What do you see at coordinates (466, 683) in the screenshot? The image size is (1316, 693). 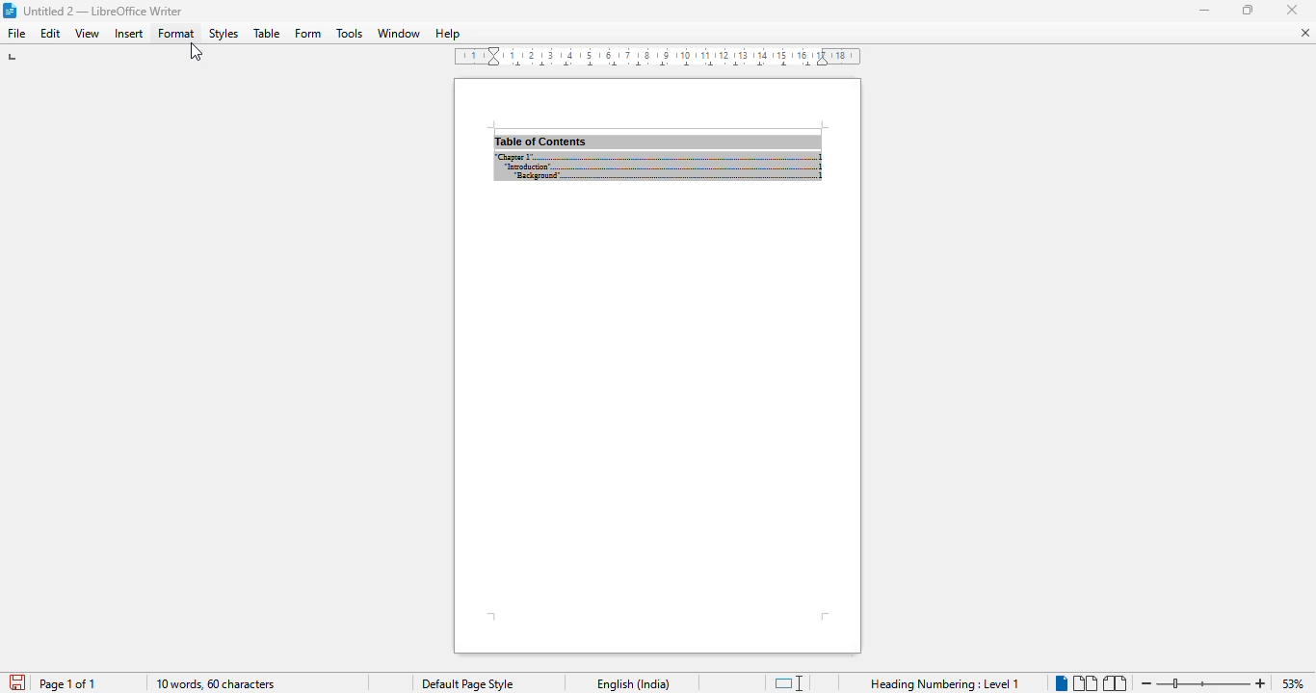 I see `page style` at bounding box center [466, 683].